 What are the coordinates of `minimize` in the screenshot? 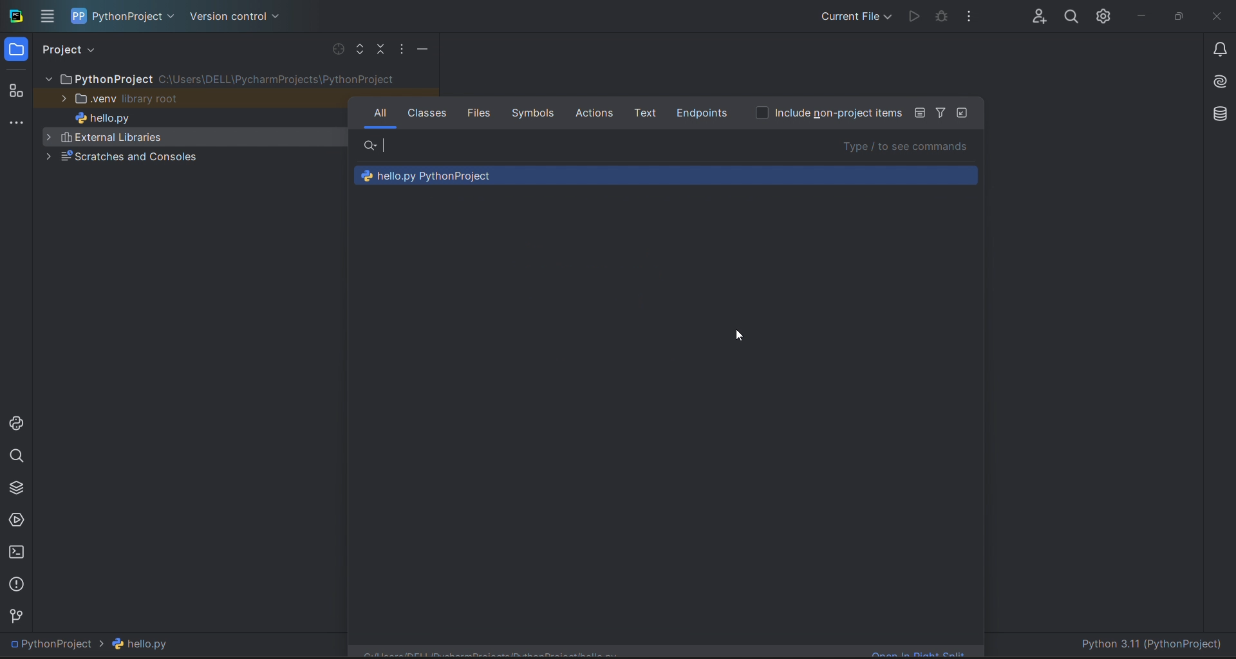 It's located at (422, 48).